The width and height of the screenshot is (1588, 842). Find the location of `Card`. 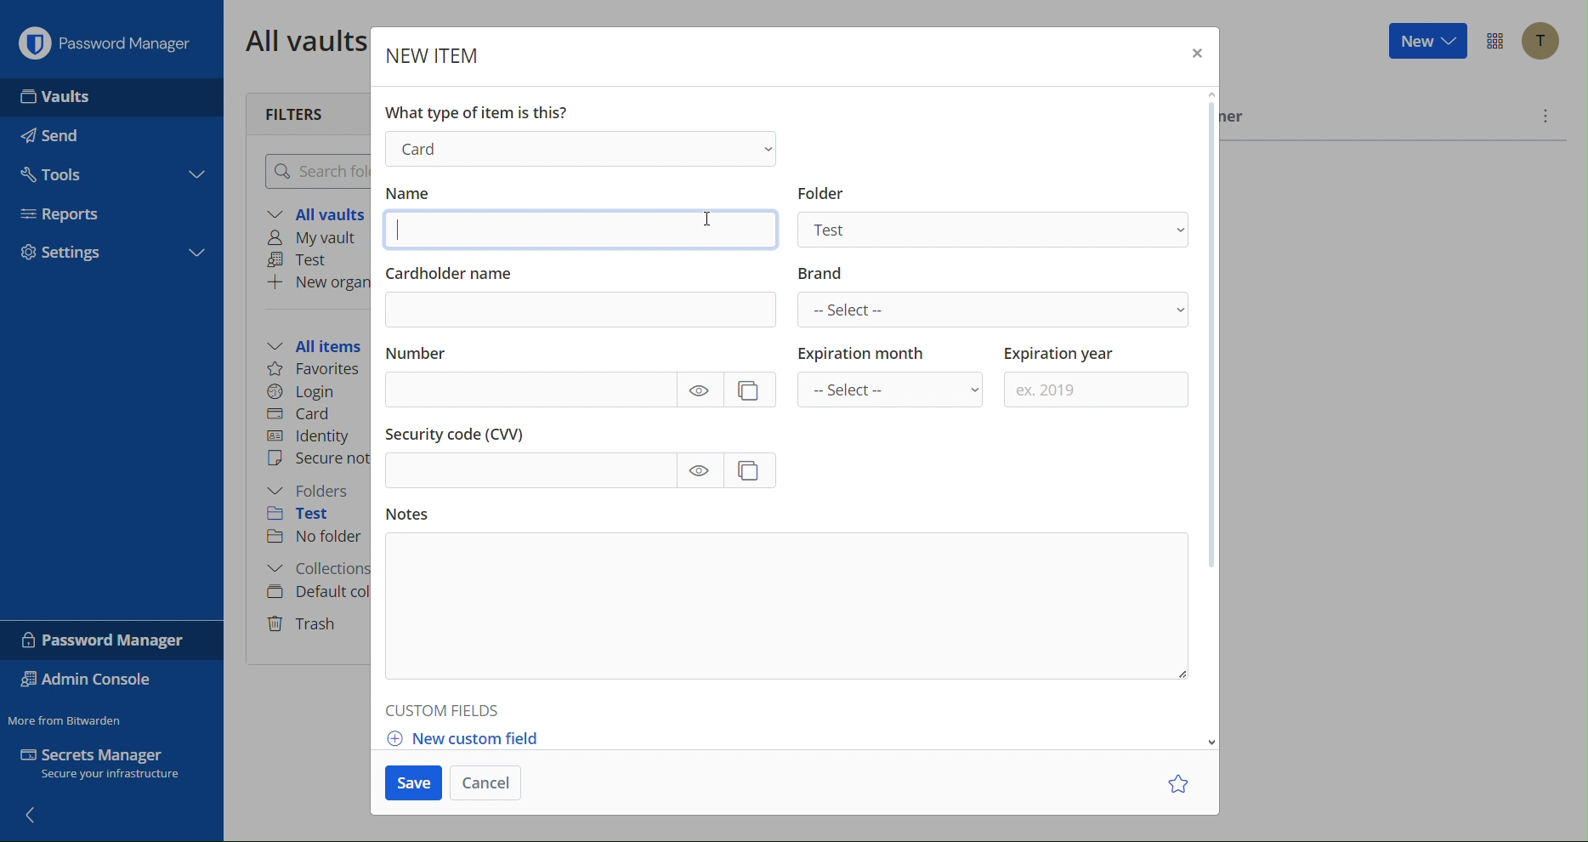

Card is located at coordinates (308, 416).